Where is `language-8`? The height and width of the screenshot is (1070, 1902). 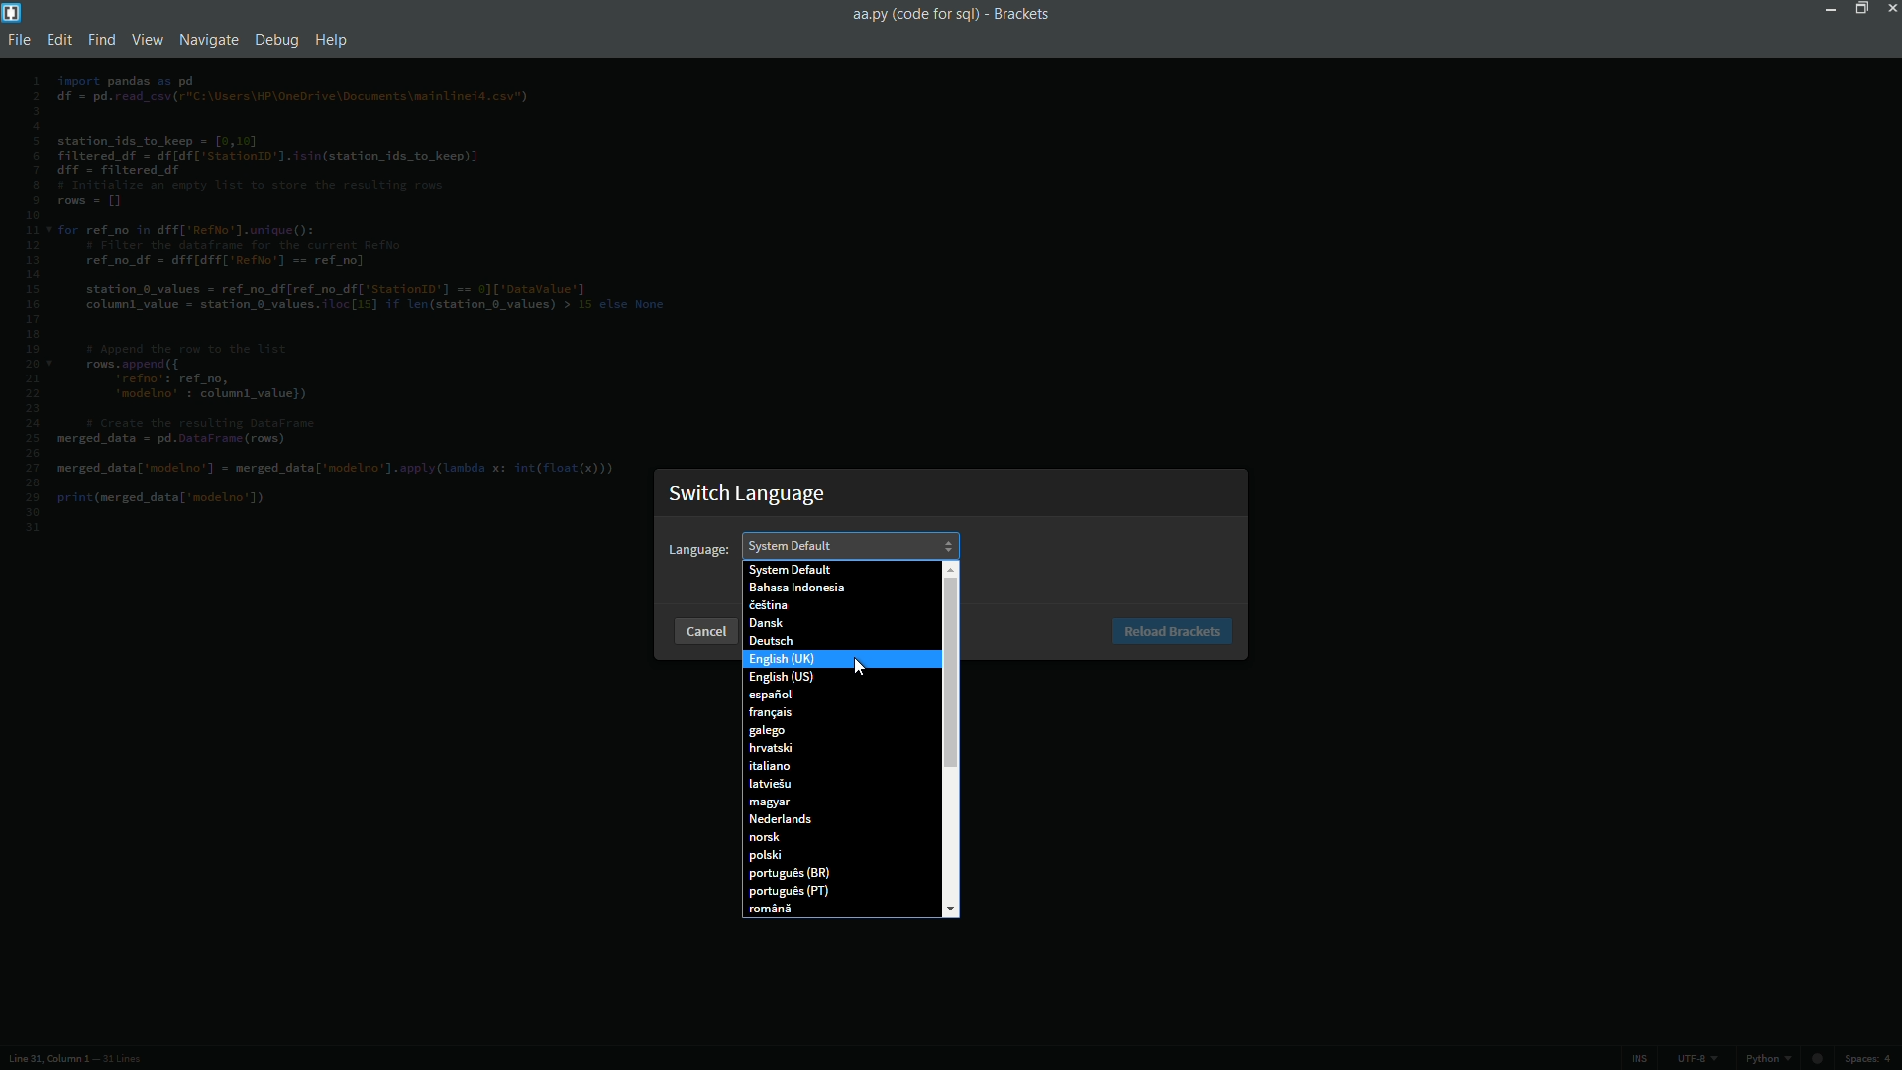
language-8 is located at coordinates (770, 712).